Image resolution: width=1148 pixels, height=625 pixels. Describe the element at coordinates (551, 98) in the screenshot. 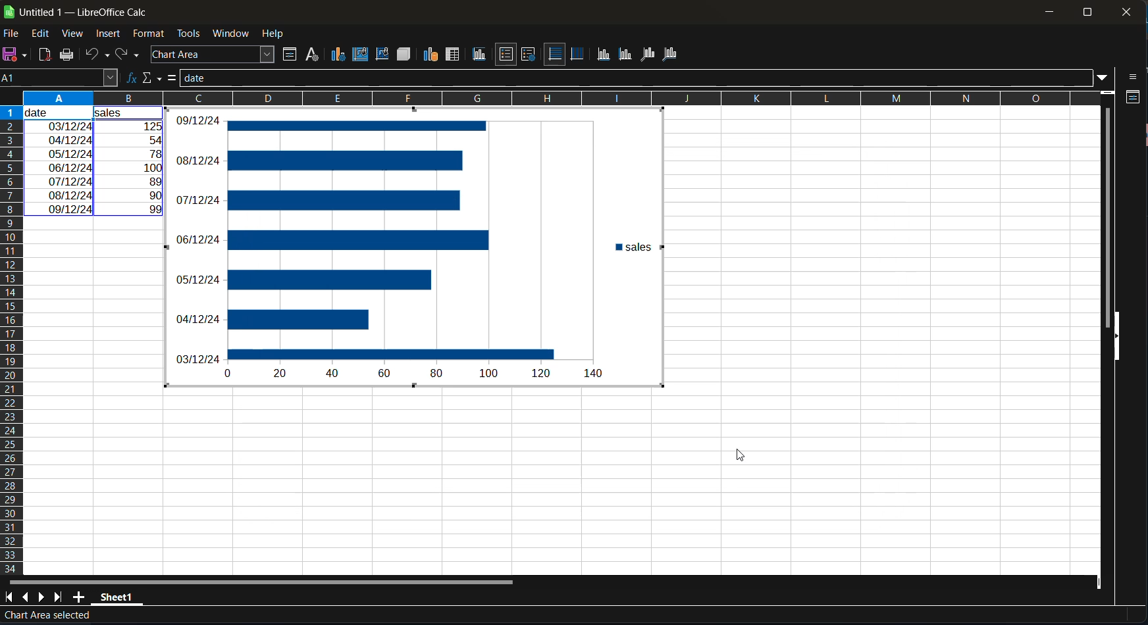

I see `rows` at that location.